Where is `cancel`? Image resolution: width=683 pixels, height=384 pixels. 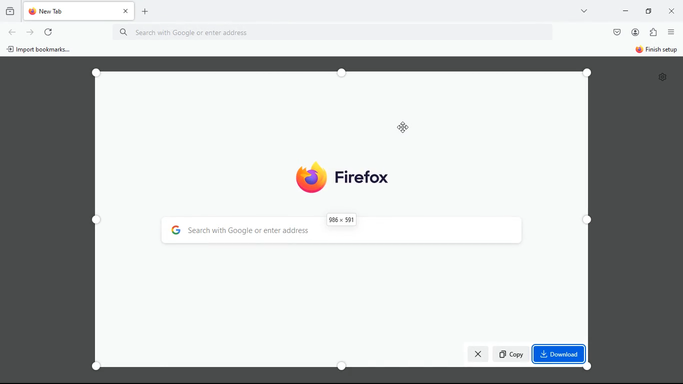 cancel is located at coordinates (477, 353).